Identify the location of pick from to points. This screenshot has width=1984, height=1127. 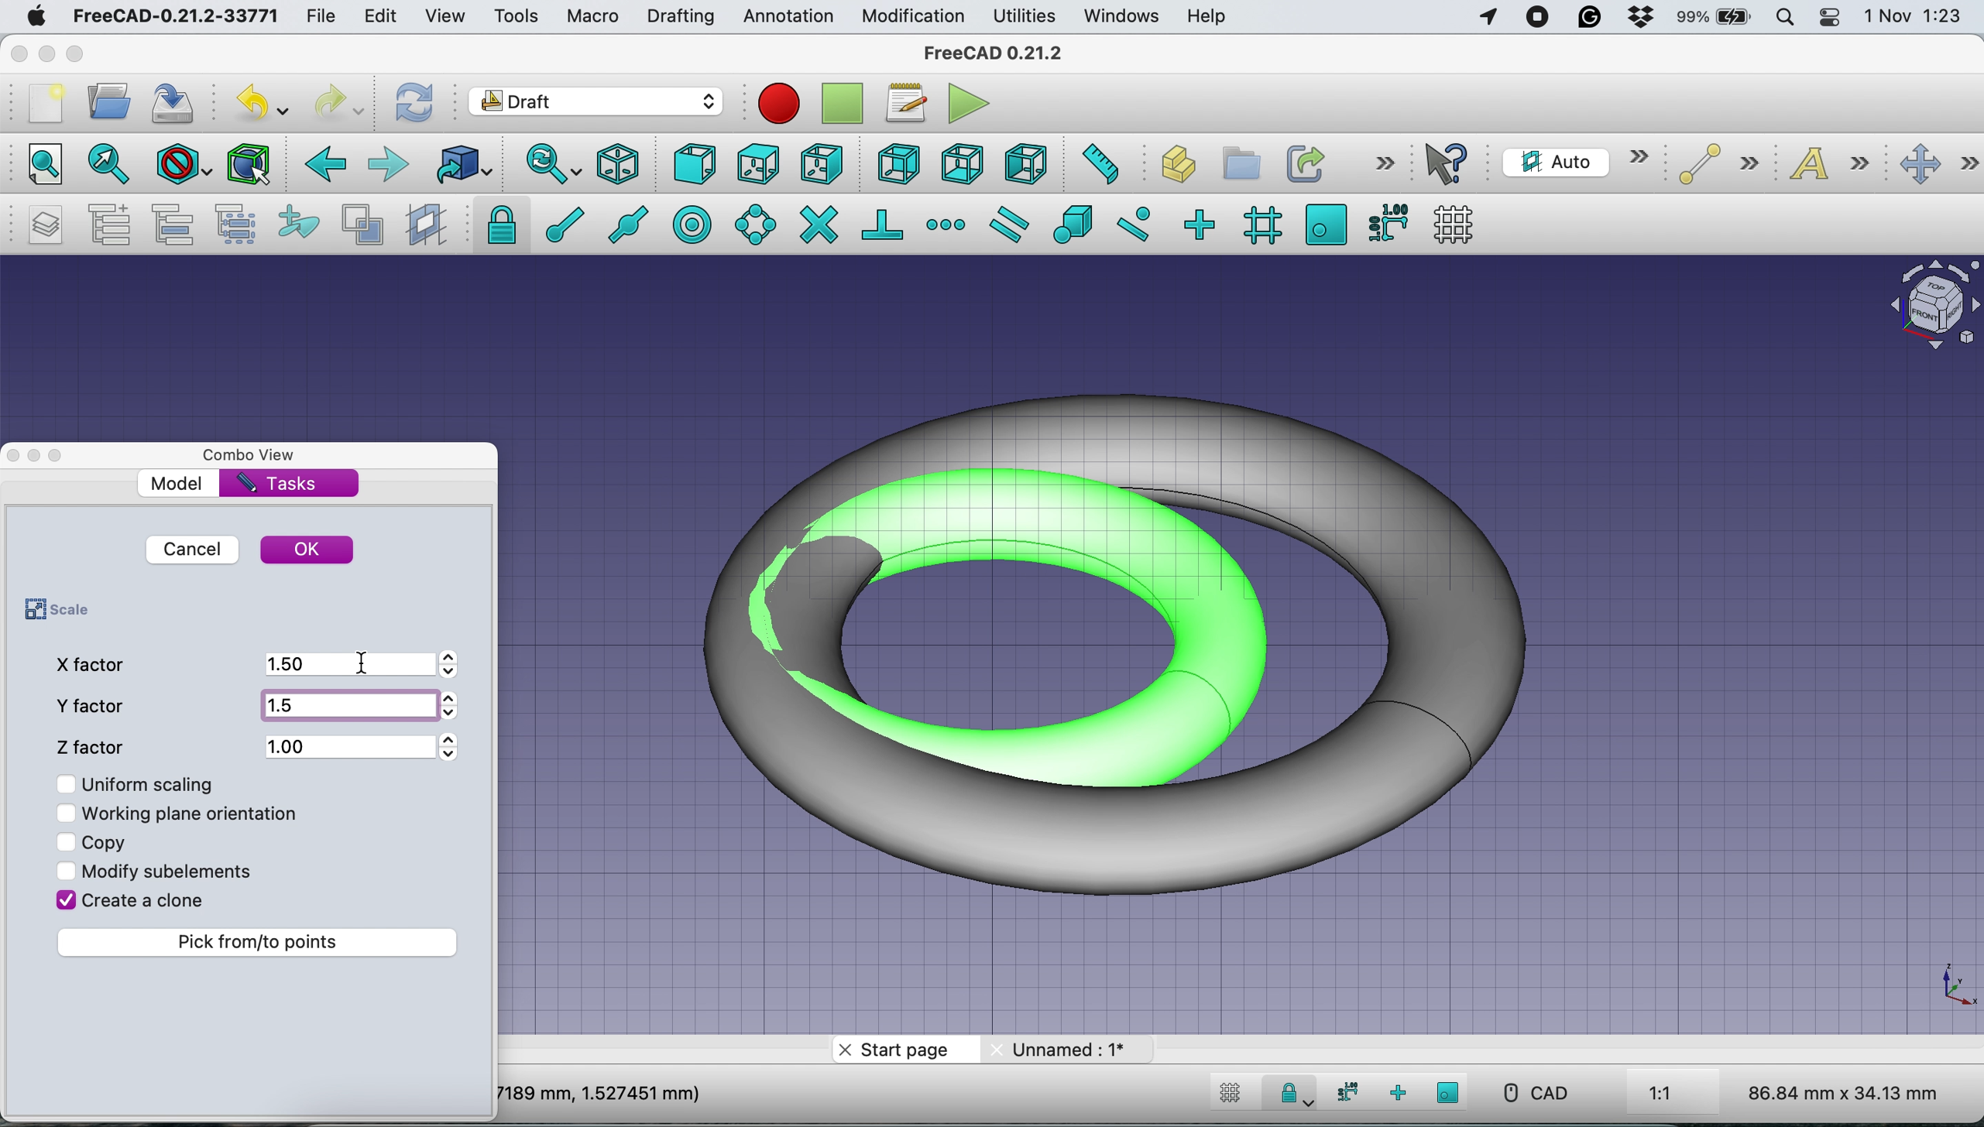
(262, 942).